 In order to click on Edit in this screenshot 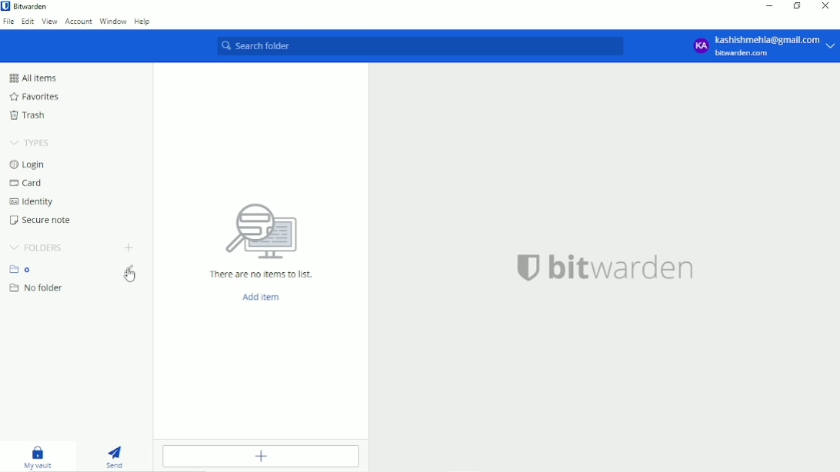, I will do `click(28, 21)`.